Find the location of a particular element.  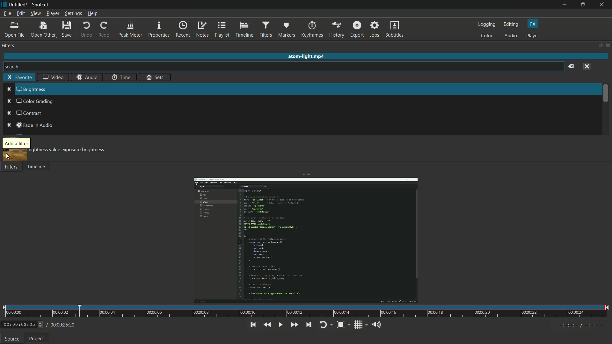

fade in audio is located at coordinates (34, 125).